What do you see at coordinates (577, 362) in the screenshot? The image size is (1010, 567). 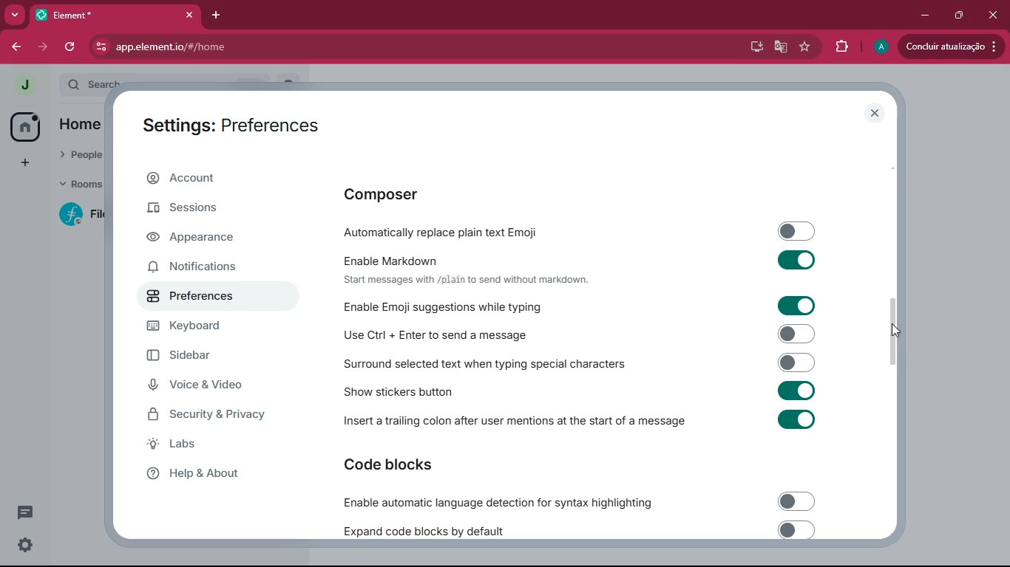 I see `Surround selected text when typing special characters` at bounding box center [577, 362].